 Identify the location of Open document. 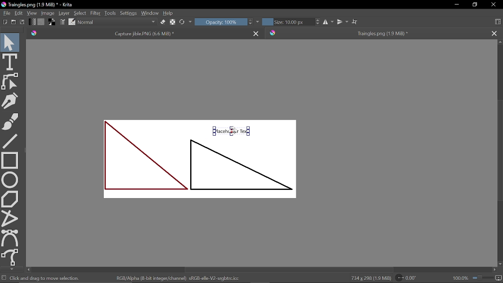
(13, 22).